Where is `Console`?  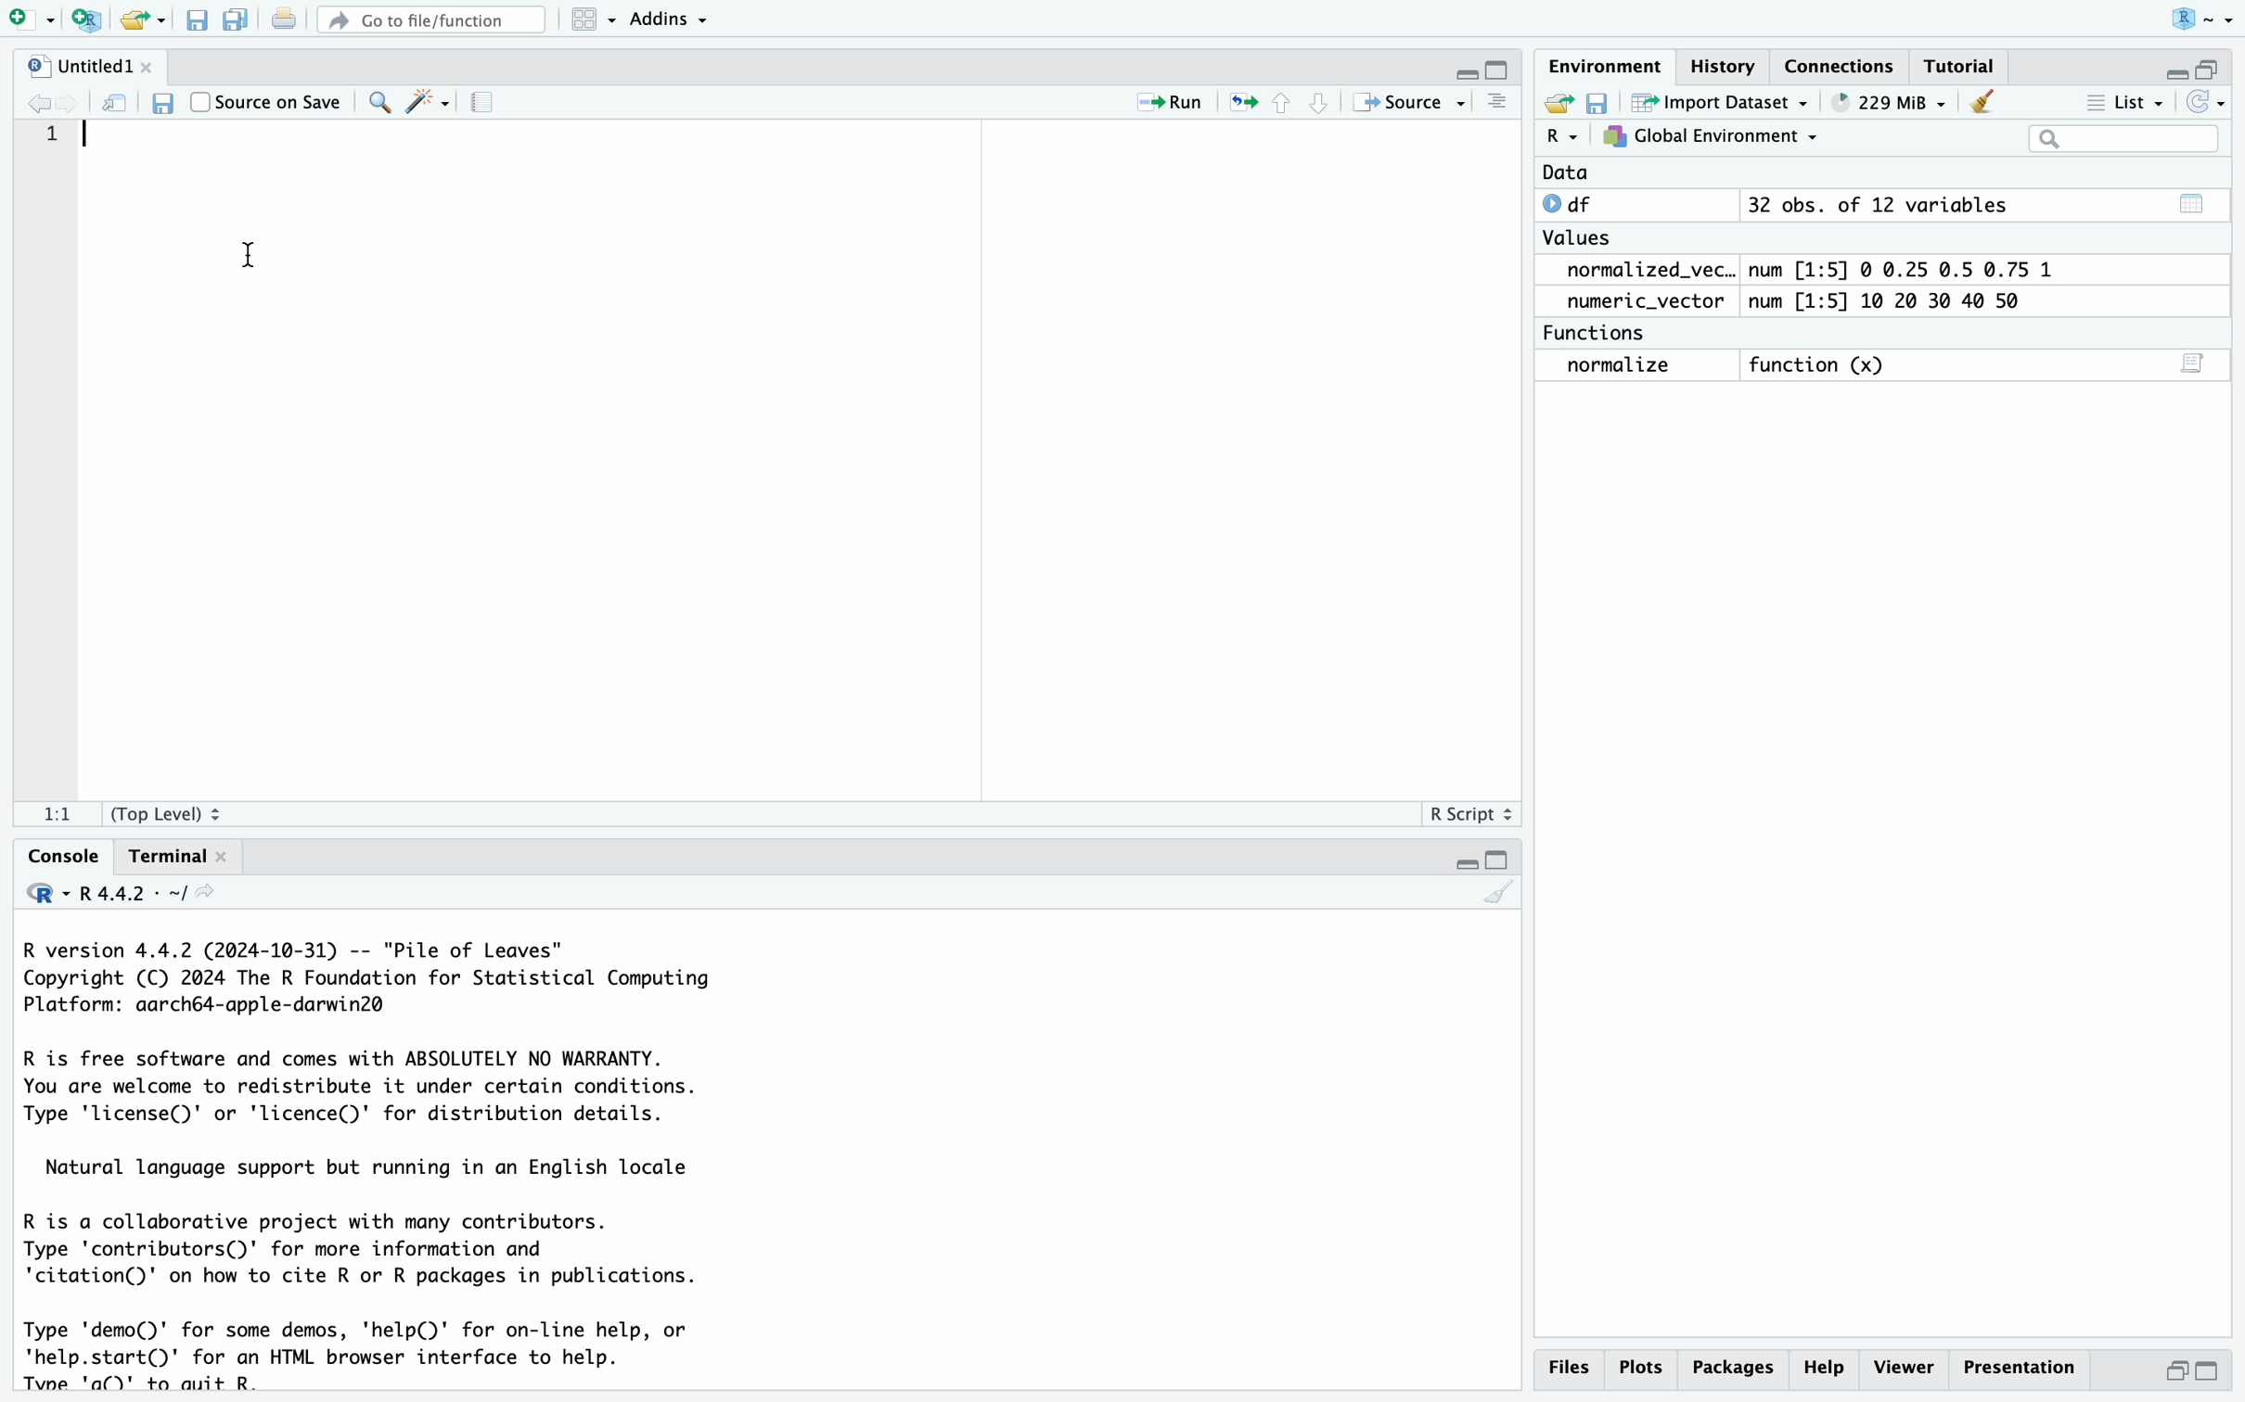 Console is located at coordinates (64, 856).